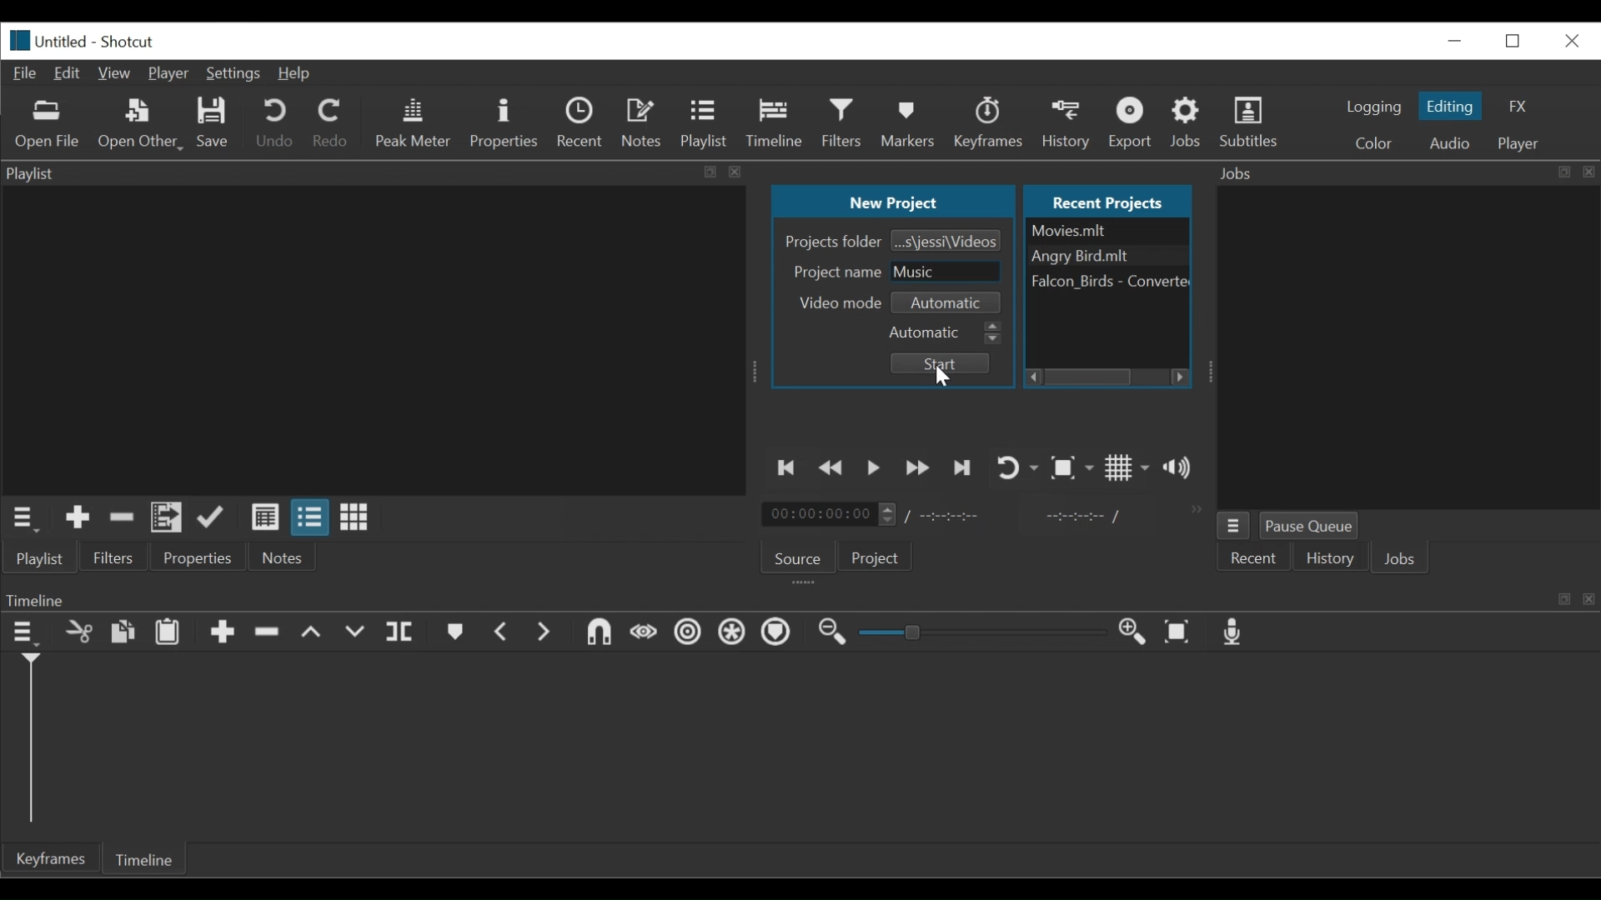 This screenshot has width=1601, height=900. Describe the element at coordinates (132, 41) in the screenshot. I see `Shotcut` at that location.